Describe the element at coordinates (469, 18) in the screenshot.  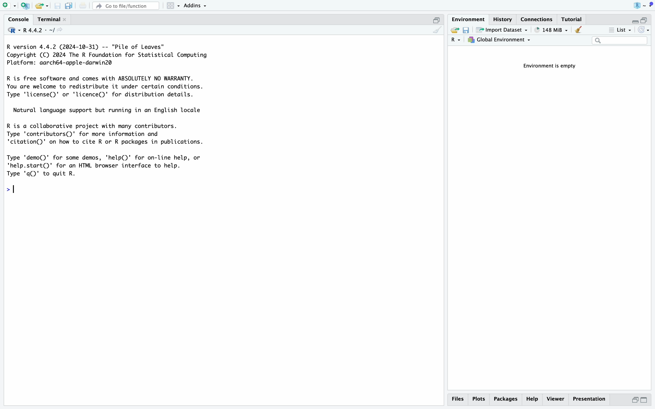
I see `environment` at that location.